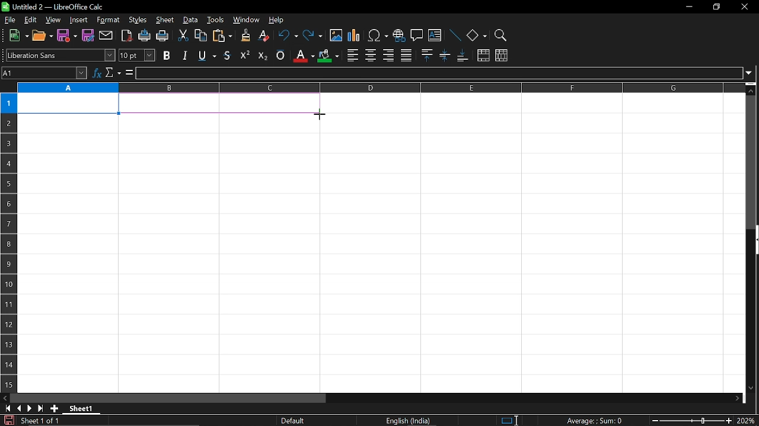  What do you see at coordinates (287, 36) in the screenshot?
I see `undo` at bounding box center [287, 36].